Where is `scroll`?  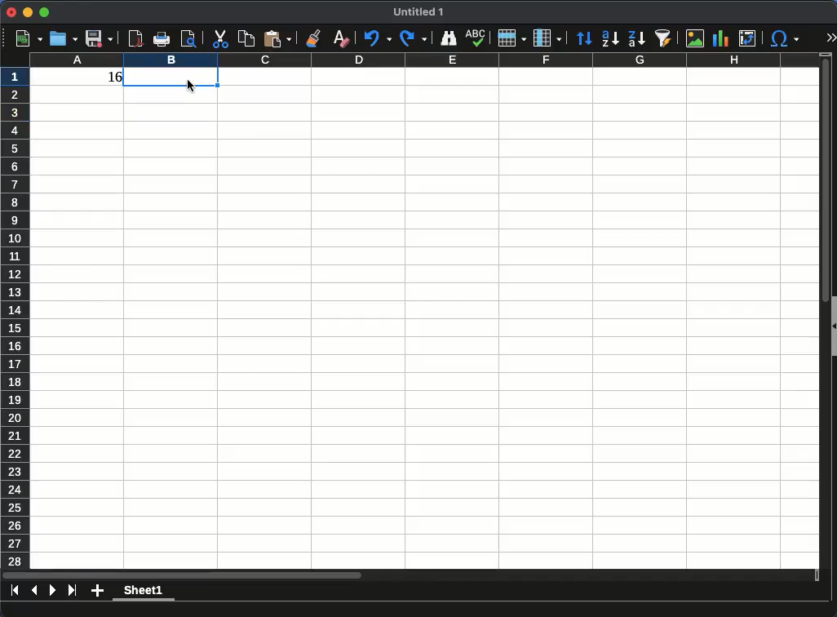
scroll is located at coordinates (413, 576).